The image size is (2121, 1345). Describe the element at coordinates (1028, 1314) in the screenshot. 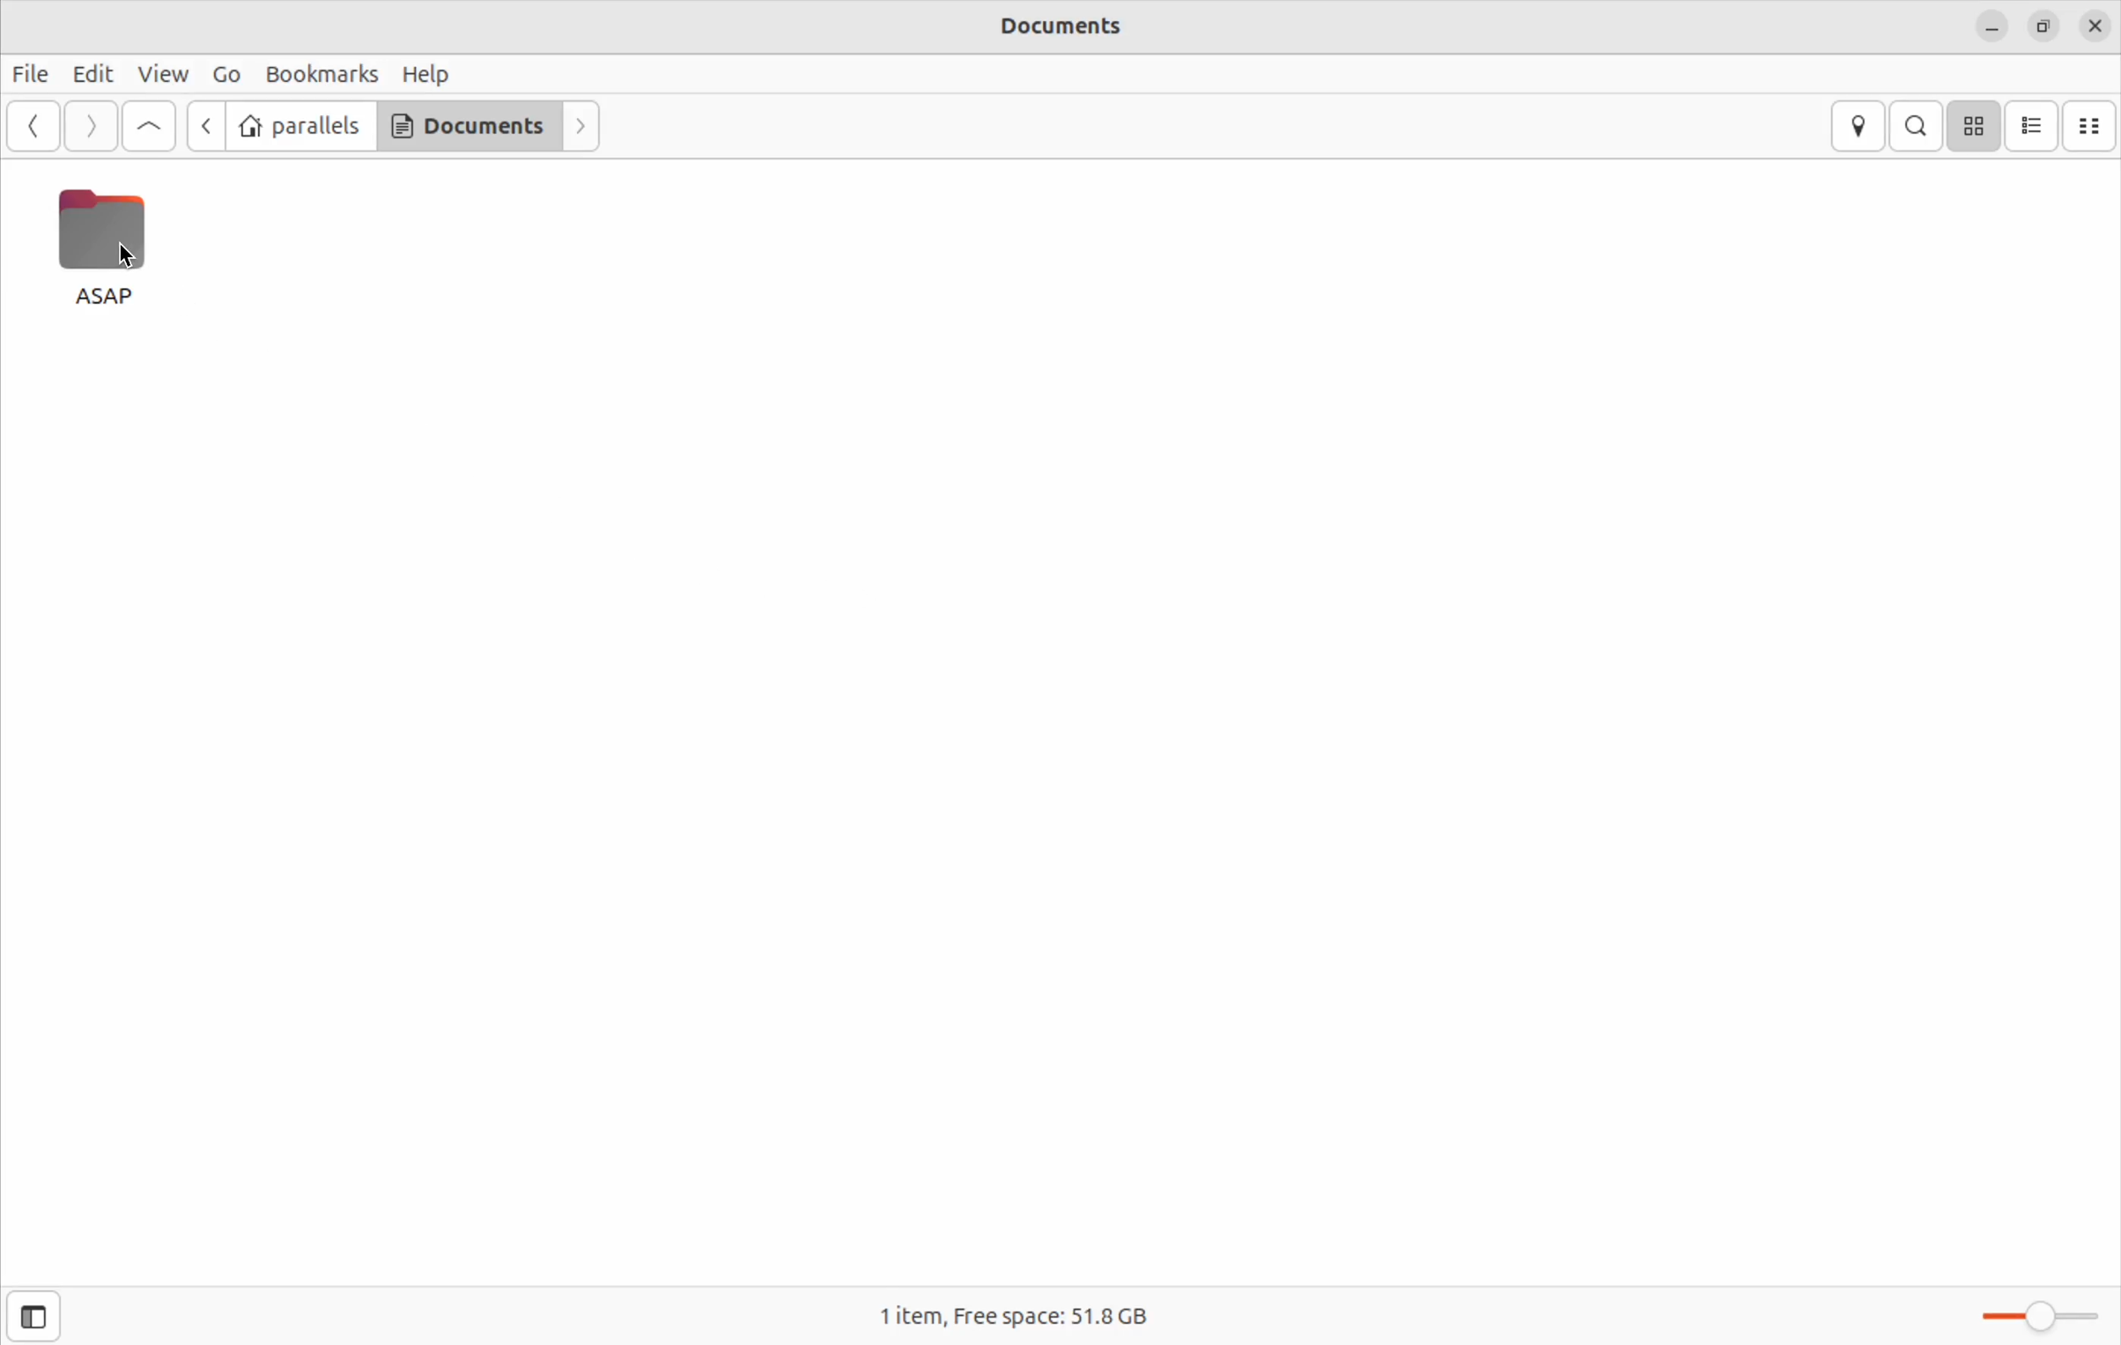

I see `1 item, Free space: 51.8 GB` at that location.